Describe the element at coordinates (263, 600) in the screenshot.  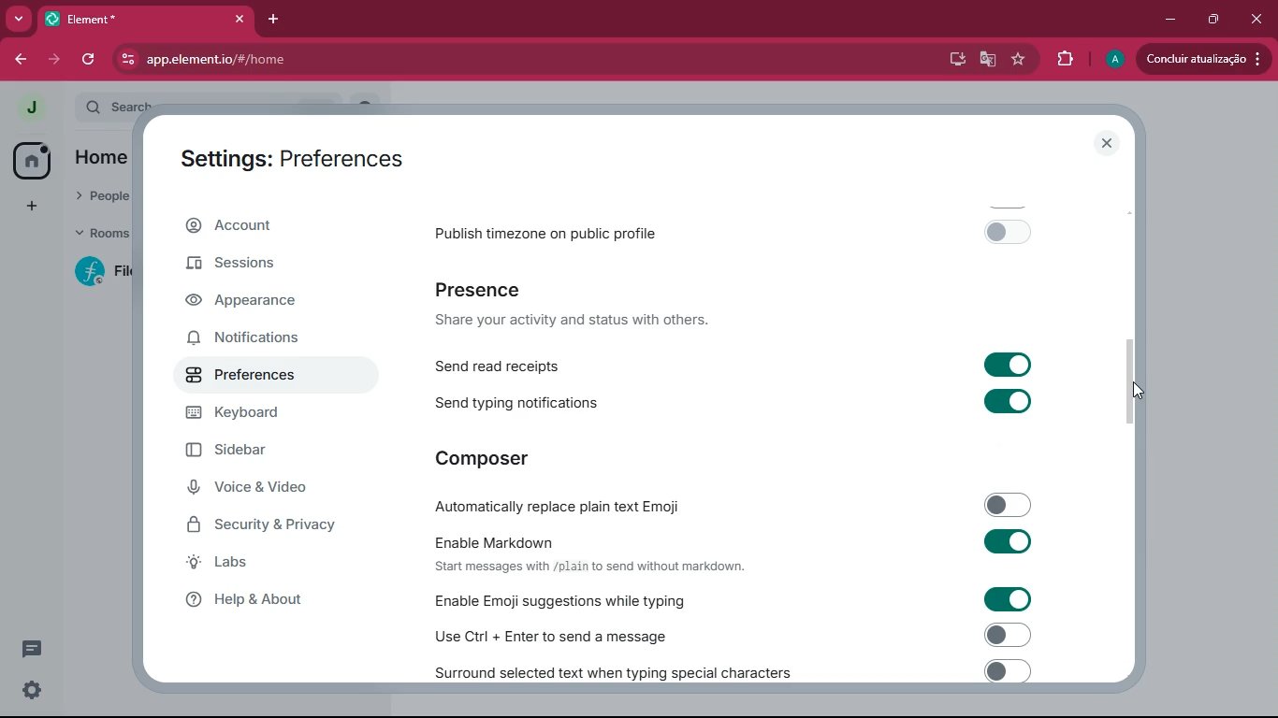
I see `help` at that location.